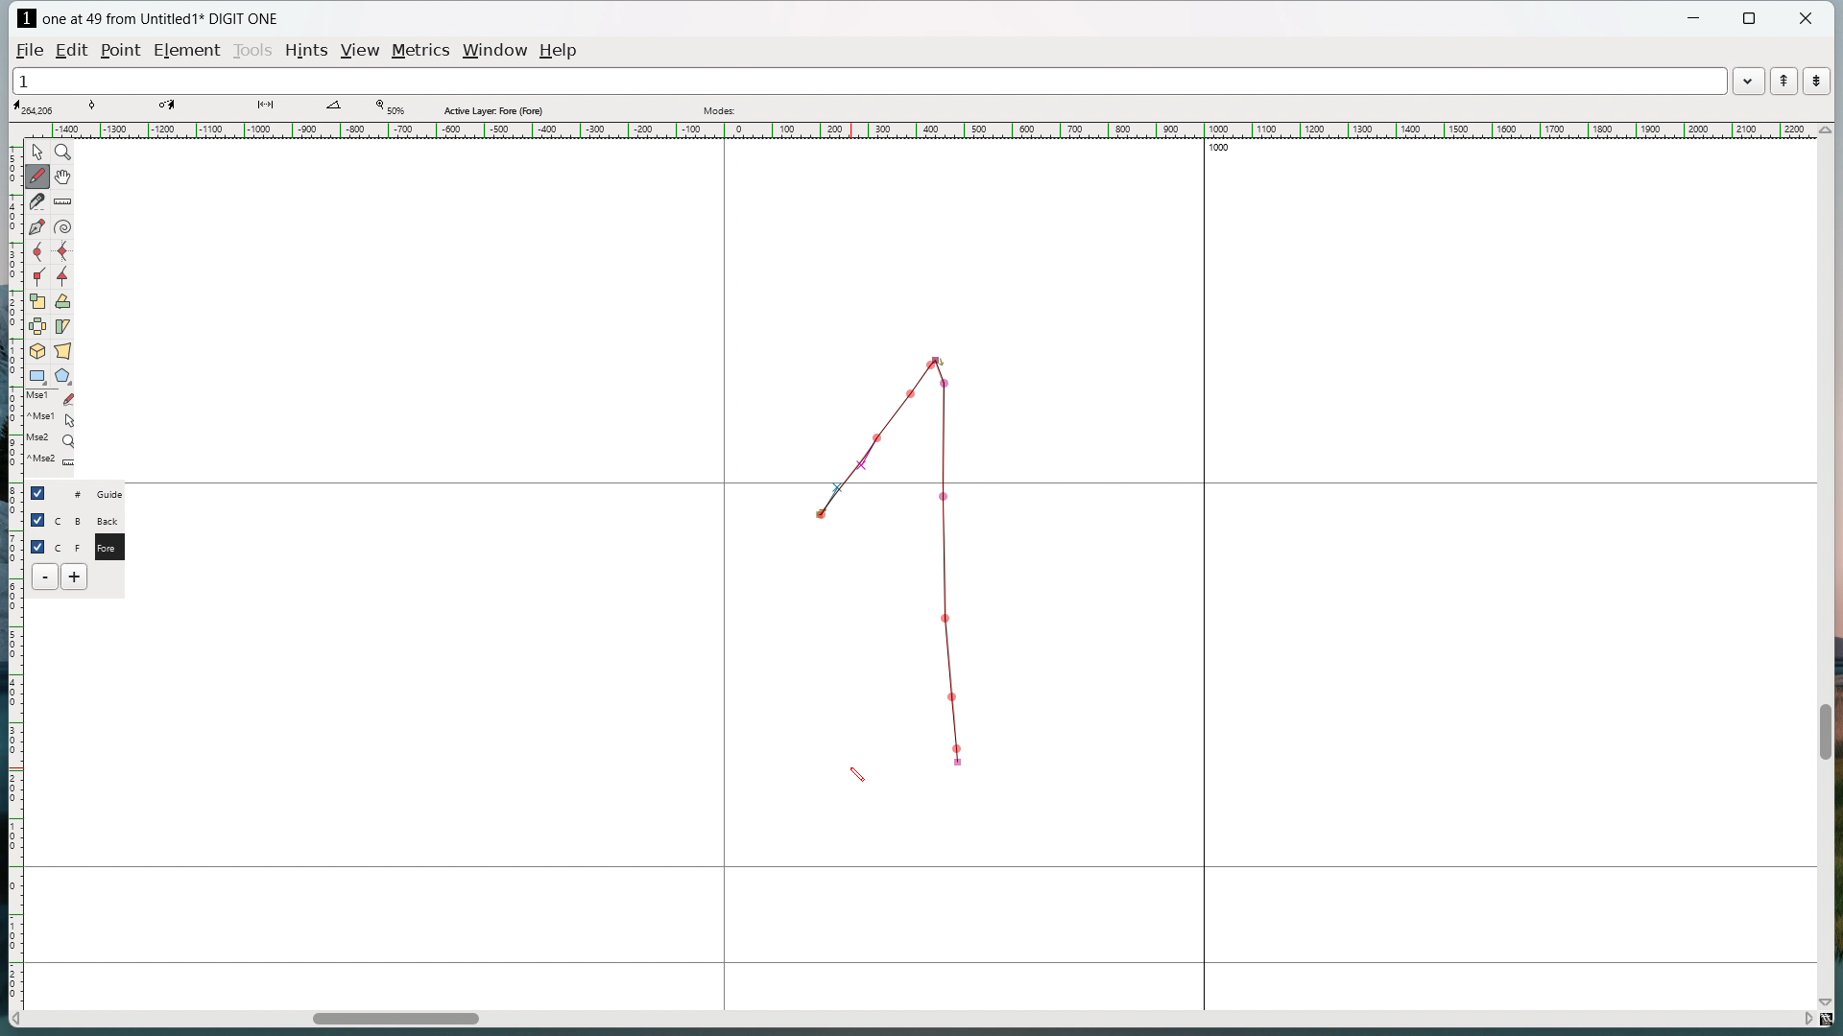  What do you see at coordinates (560, 51) in the screenshot?
I see `help` at bounding box center [560, 51].